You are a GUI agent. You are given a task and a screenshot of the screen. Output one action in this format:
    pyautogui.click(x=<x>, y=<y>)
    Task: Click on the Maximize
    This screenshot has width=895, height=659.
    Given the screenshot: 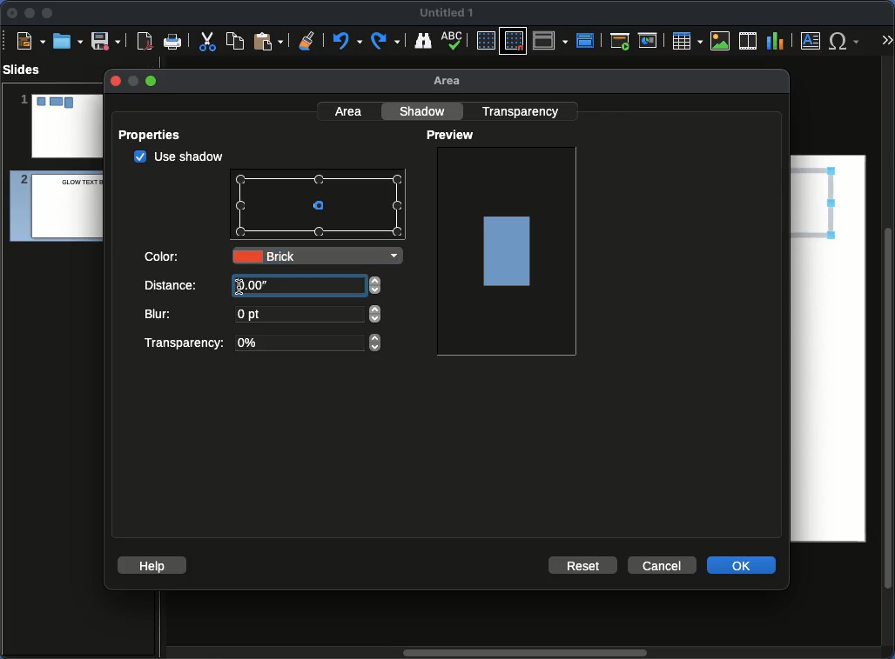 What is the action you would take?
    pyautogui.click(x=48, y=15)
    